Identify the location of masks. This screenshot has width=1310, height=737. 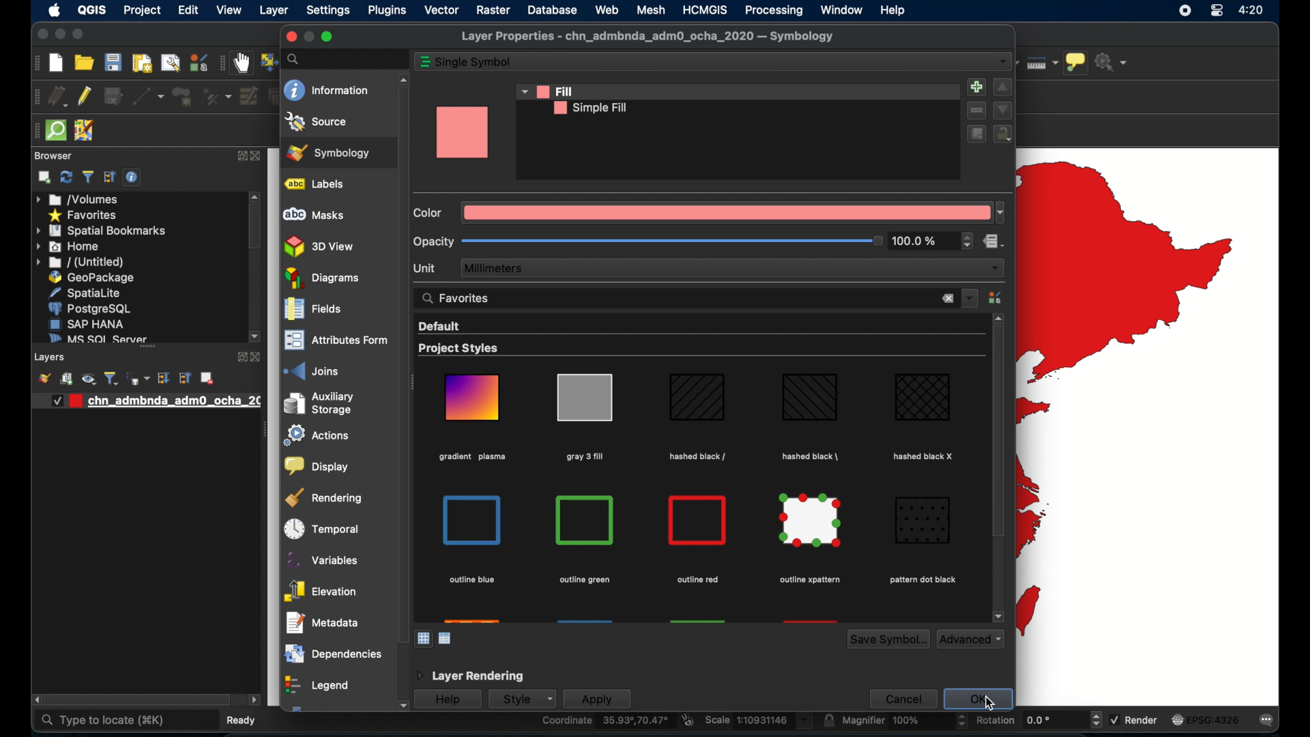
(313, 215).